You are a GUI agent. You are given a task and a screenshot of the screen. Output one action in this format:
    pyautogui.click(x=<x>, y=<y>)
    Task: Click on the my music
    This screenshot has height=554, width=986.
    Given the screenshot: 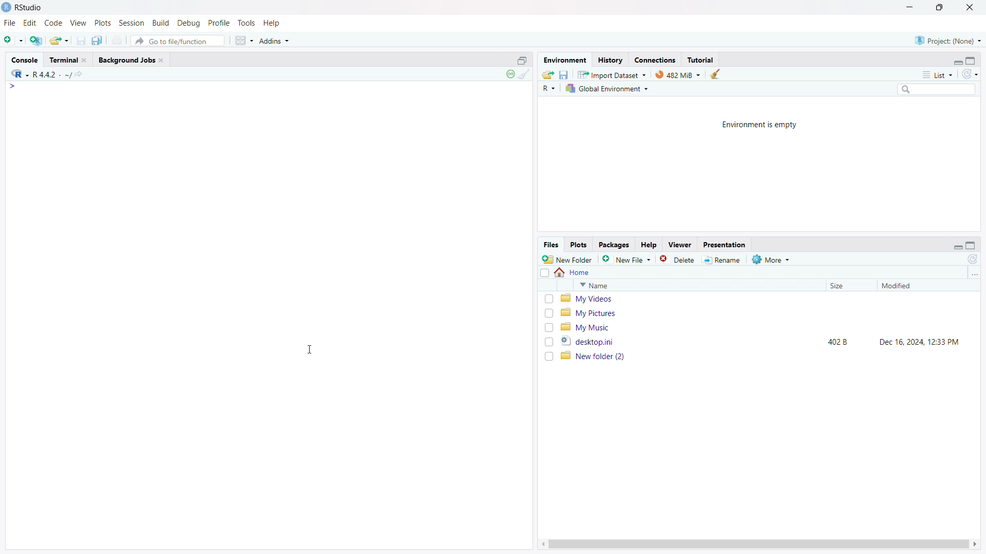 What is the action you would take?
    pyautogui.click(x=765, y=327)
    